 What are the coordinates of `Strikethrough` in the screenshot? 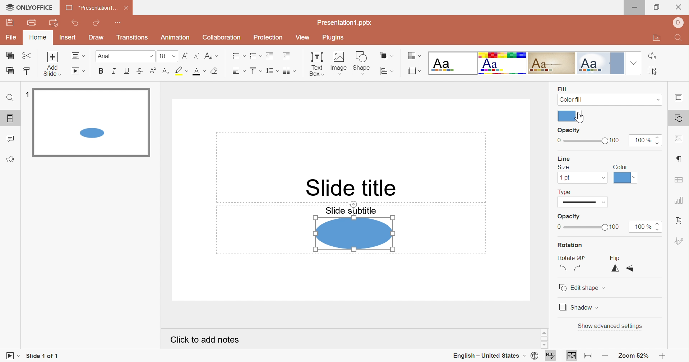 It's located at (140, 71).